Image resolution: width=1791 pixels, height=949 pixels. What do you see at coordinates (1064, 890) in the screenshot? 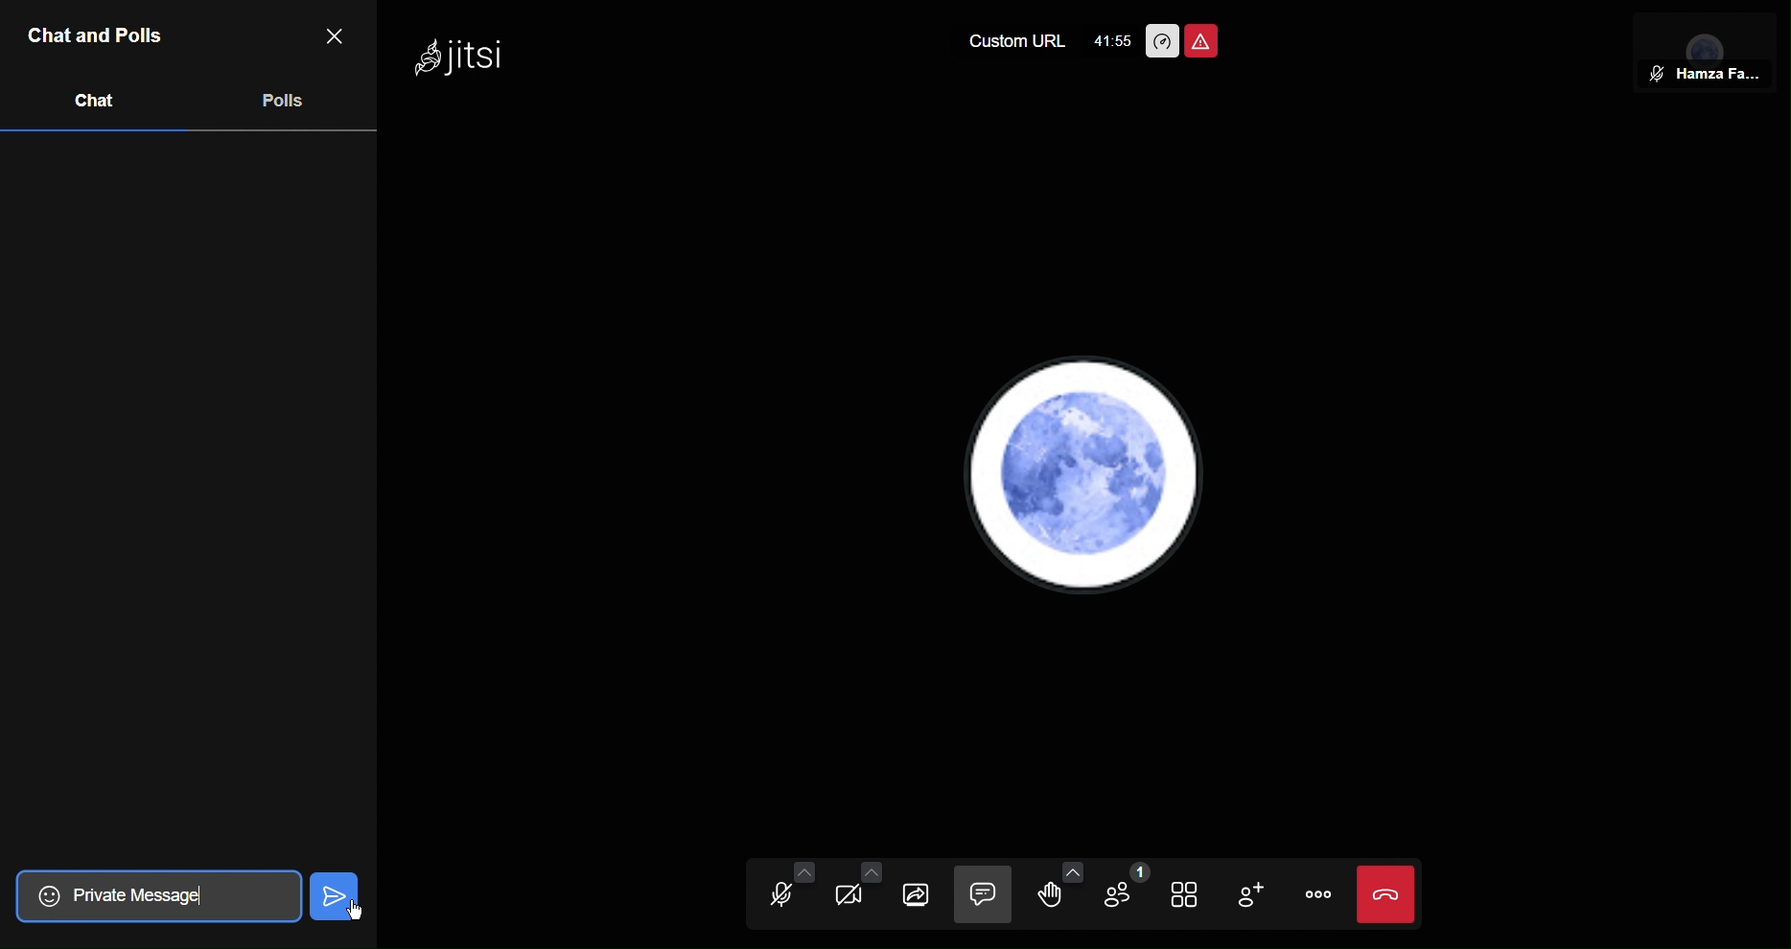
I see `Raise Hand` at bounding box center [1064, 890].